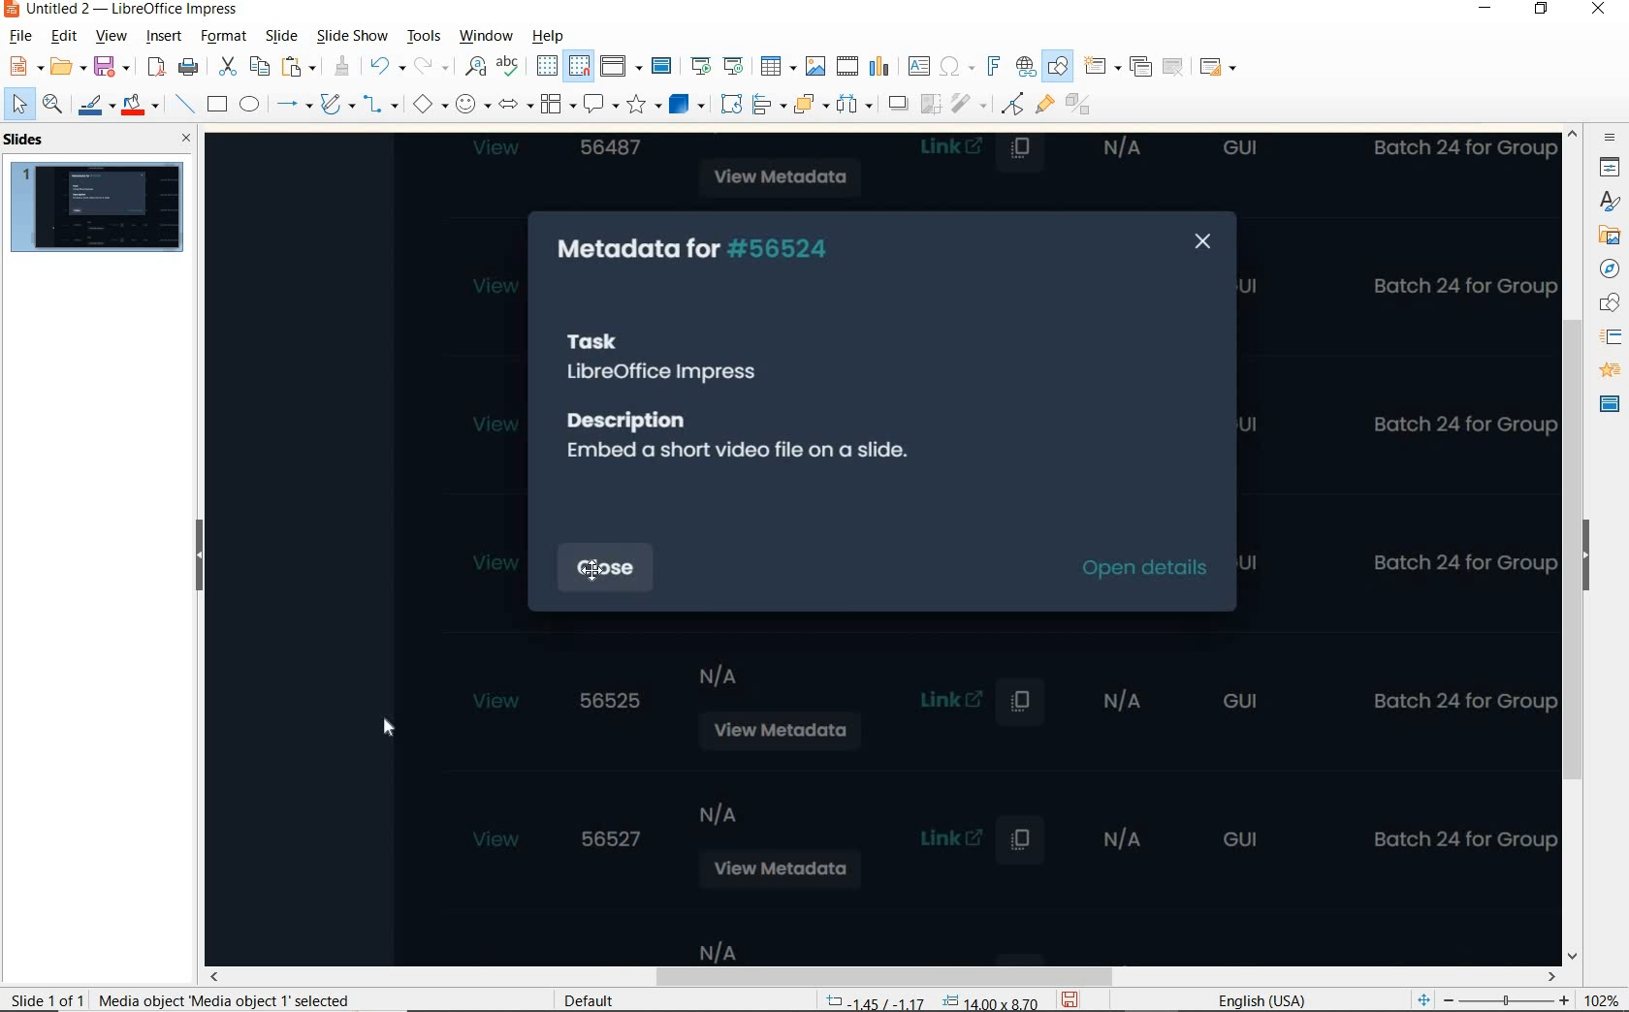 The image size is (1629, 1012). I want to click on video added, so click(880, 544).